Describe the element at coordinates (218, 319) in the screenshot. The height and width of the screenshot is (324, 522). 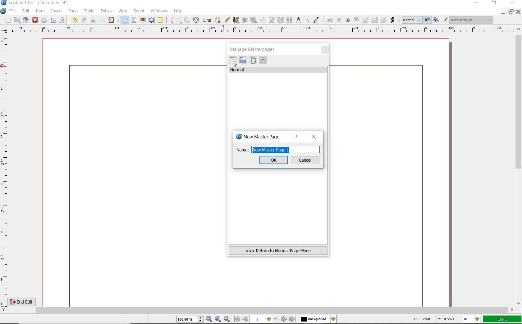
I see `zoom to 100%` at that location.